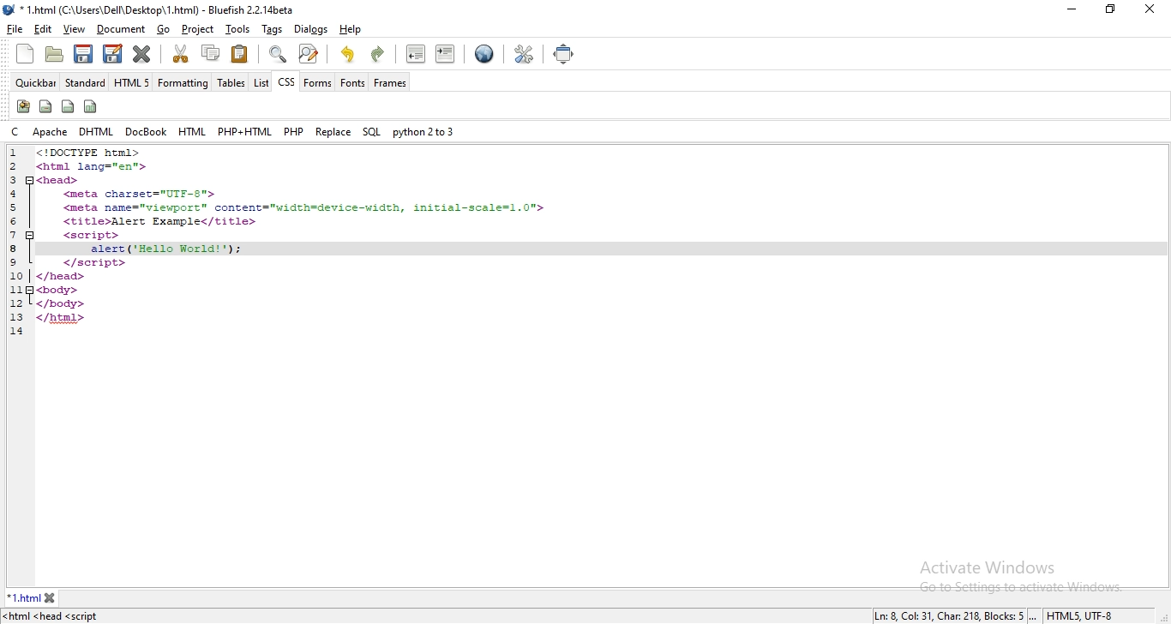 The width and height of the screenshot is (1171, 624). Describe the element at coordinates (523, 54) in the screenshot. I see `tools` at that location.